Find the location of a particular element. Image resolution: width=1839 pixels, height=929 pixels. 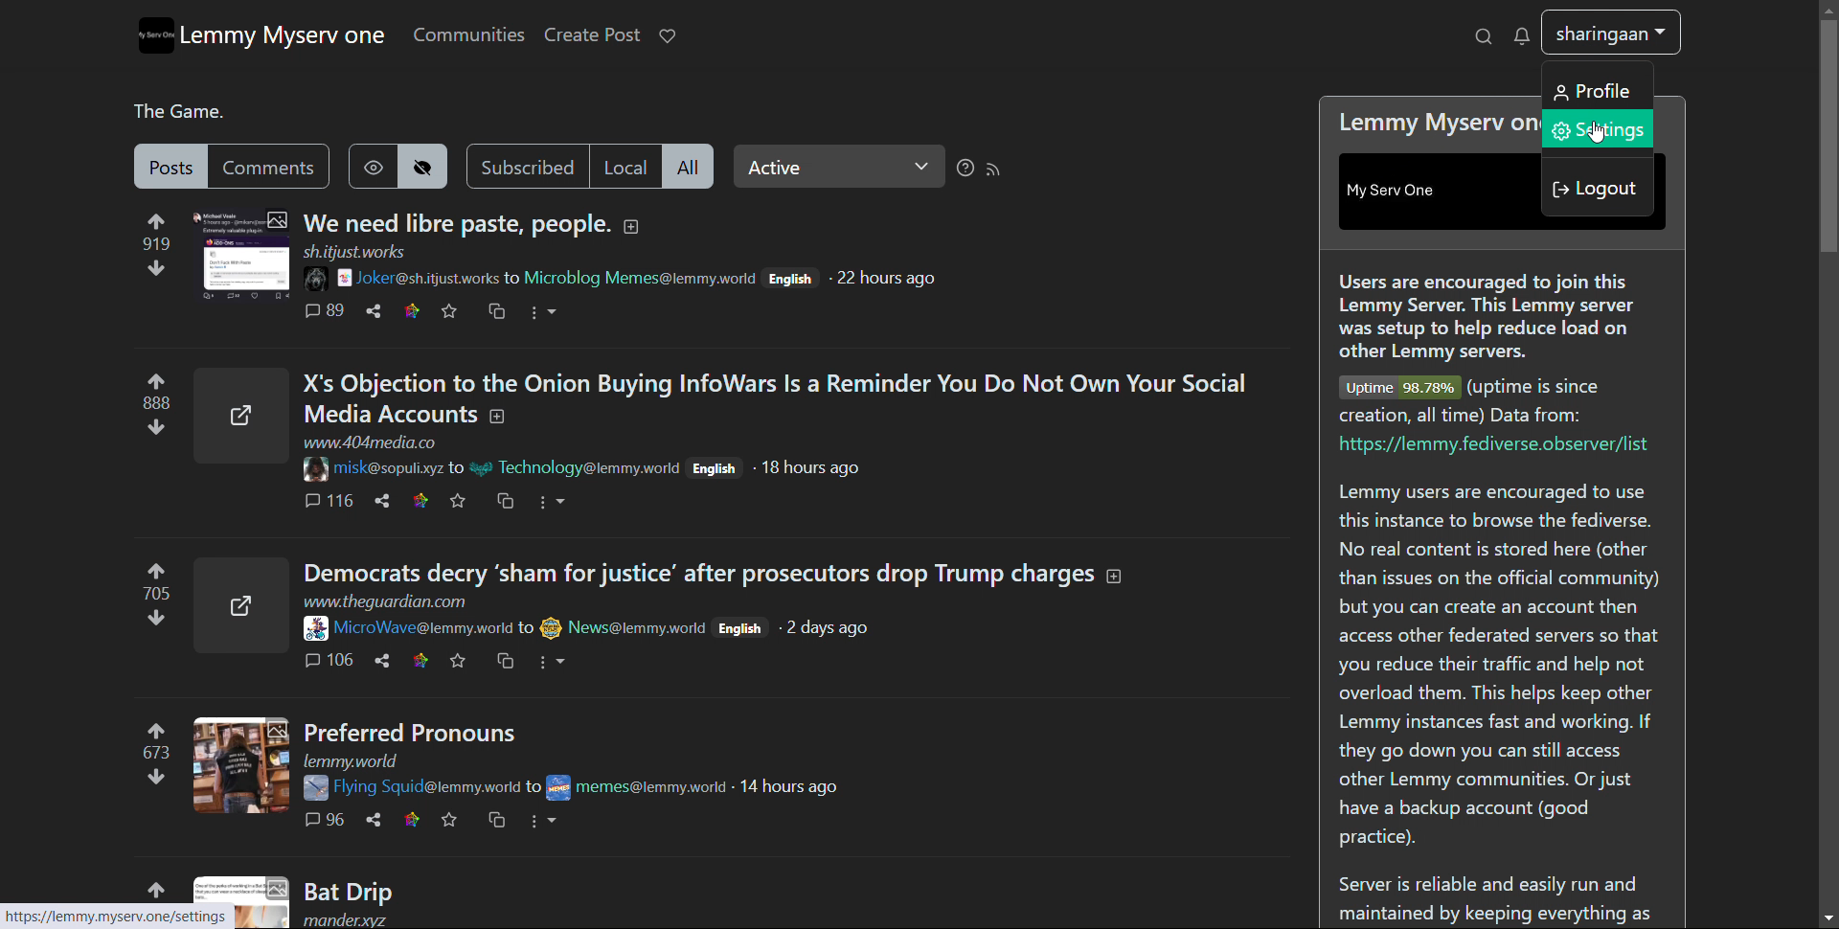

lemmy myserv one is located at coordinates (283, 35).